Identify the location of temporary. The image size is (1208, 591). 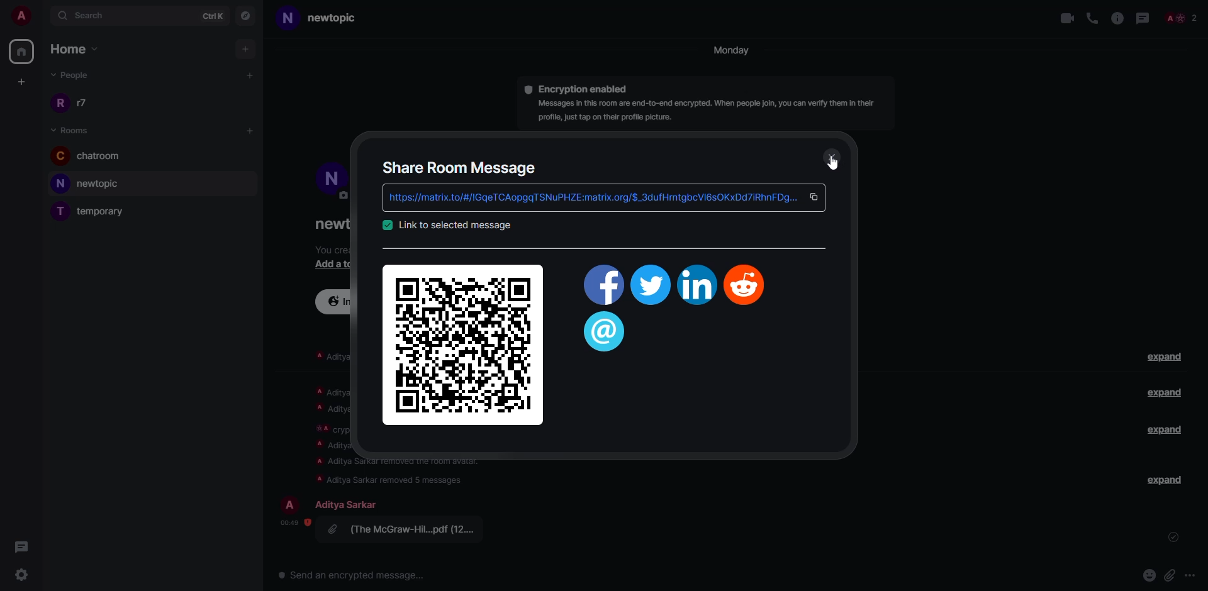
(96, 211).